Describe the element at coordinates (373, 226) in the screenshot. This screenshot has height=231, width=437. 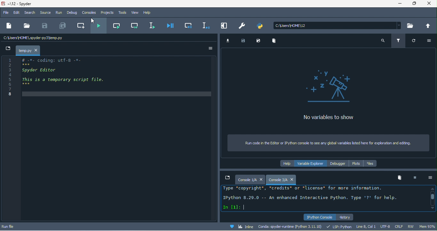
I see `line 8 col1 utf 8` at that location.